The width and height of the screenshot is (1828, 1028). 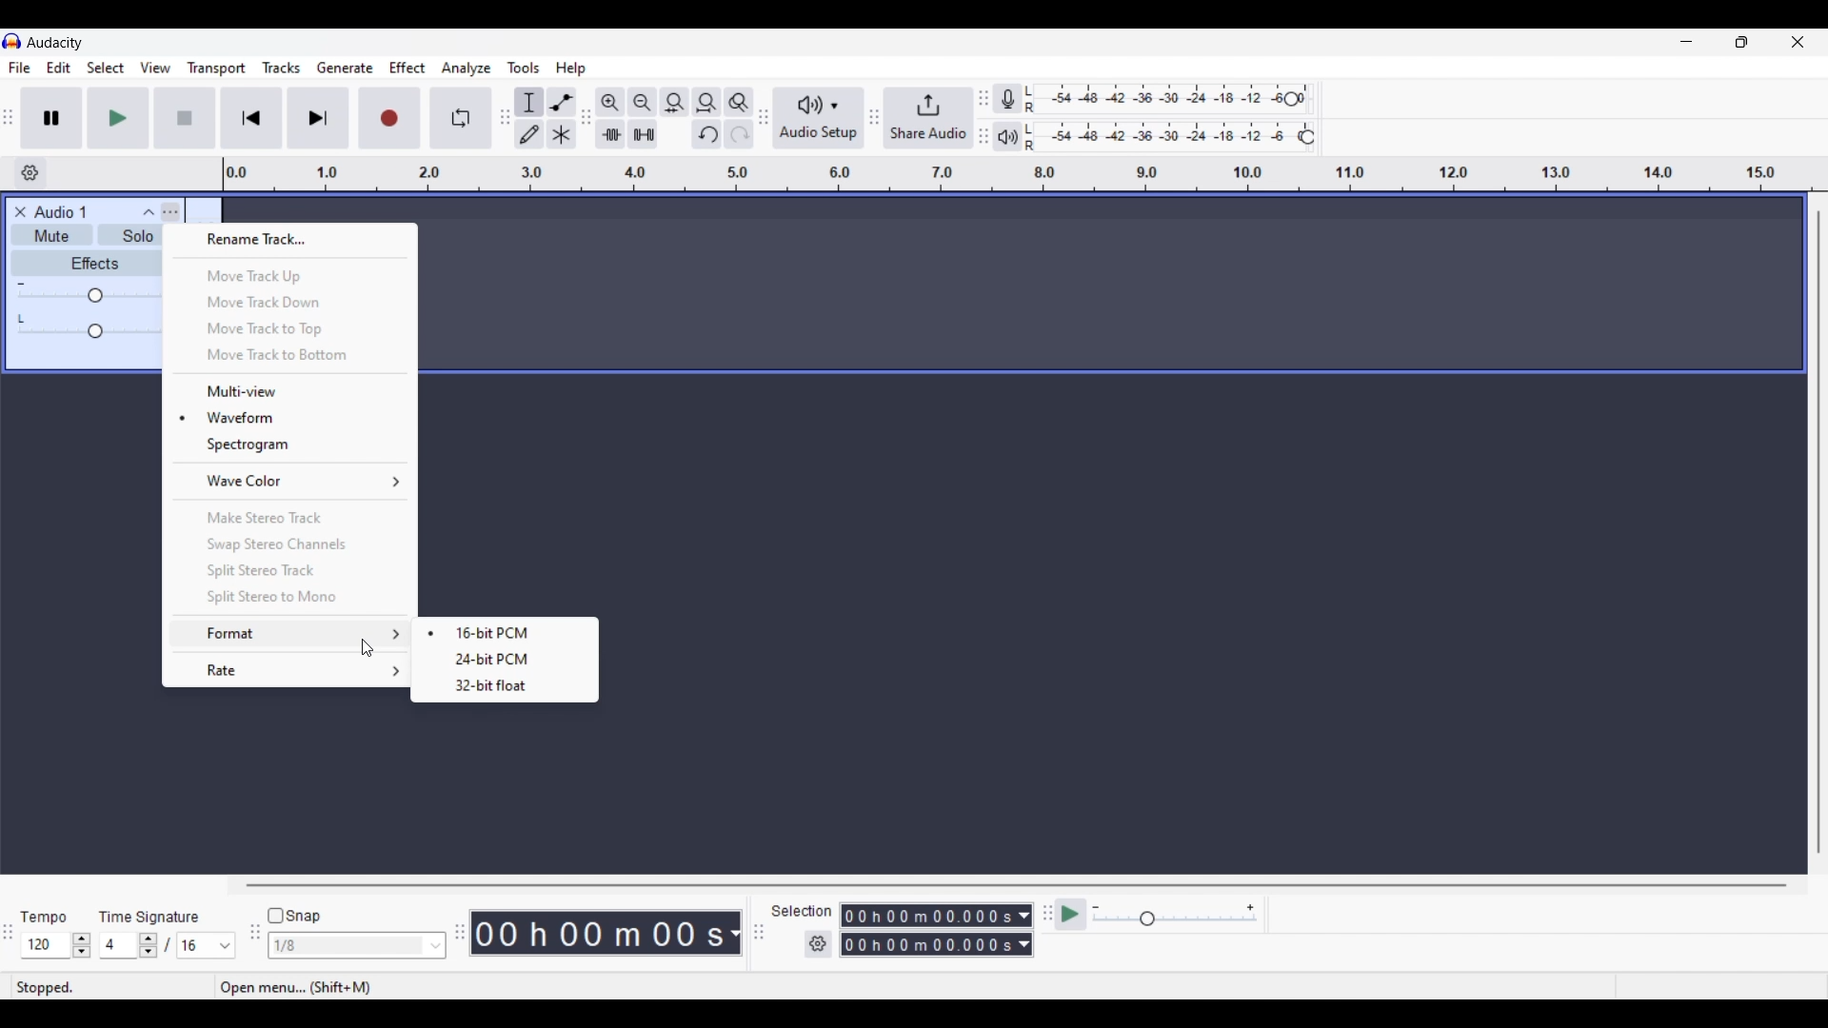 I want to click on Decrease playback speed to minimum, so click(x=1096, y=908).